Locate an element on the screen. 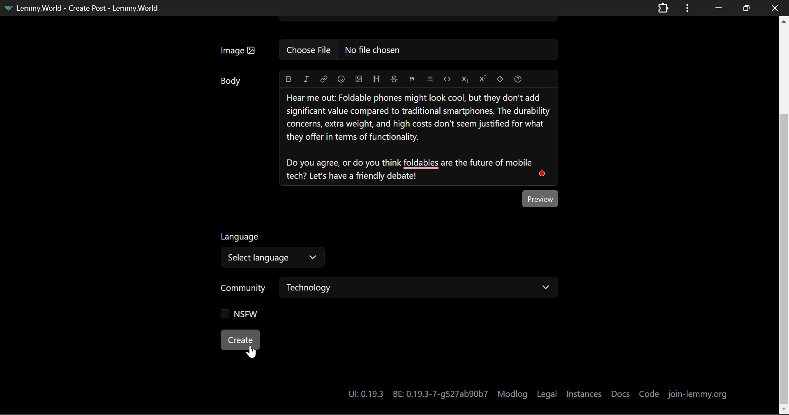 The height and width of the screenshot is (415, 789). Lemmy.World - Create Post - Lemmy.World is located at coordinates (83, 7).